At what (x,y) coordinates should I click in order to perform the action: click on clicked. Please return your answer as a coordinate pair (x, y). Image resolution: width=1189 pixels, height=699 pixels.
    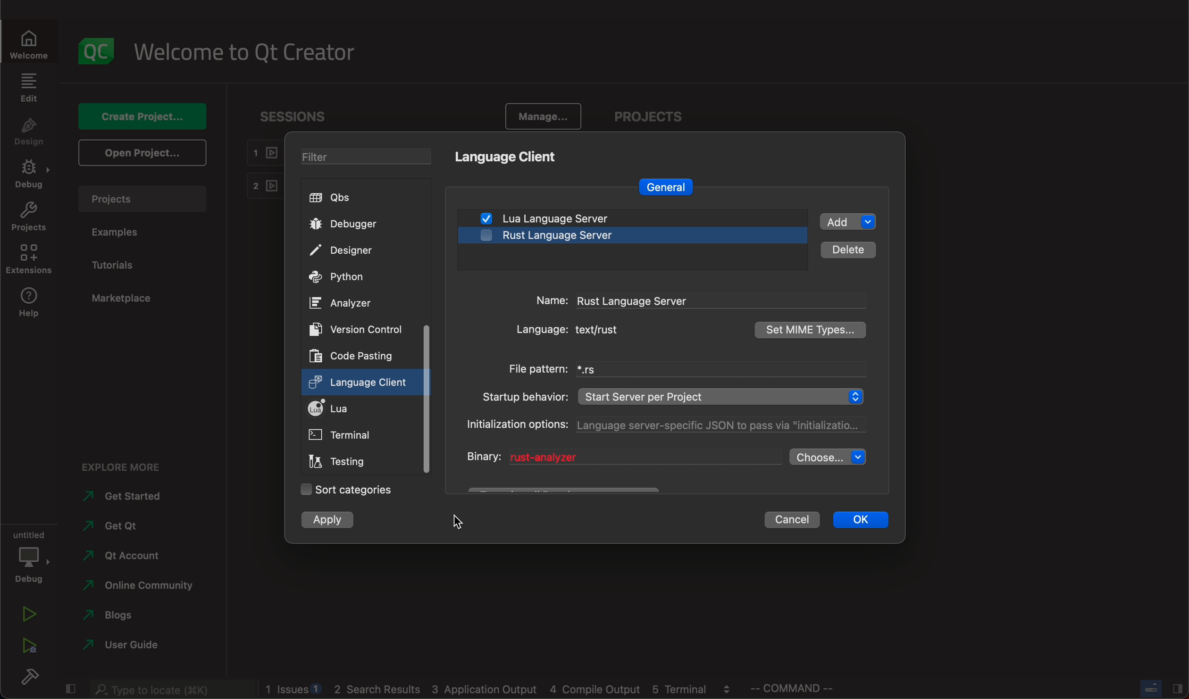
    Looking at the image, I should click on (361, 383).